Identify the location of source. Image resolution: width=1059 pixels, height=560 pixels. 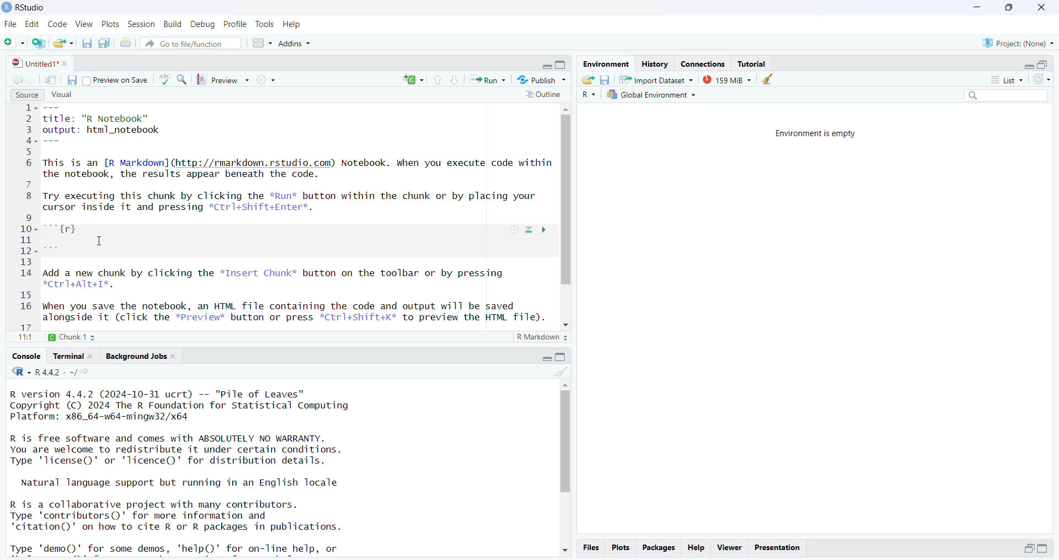
(299, 215).